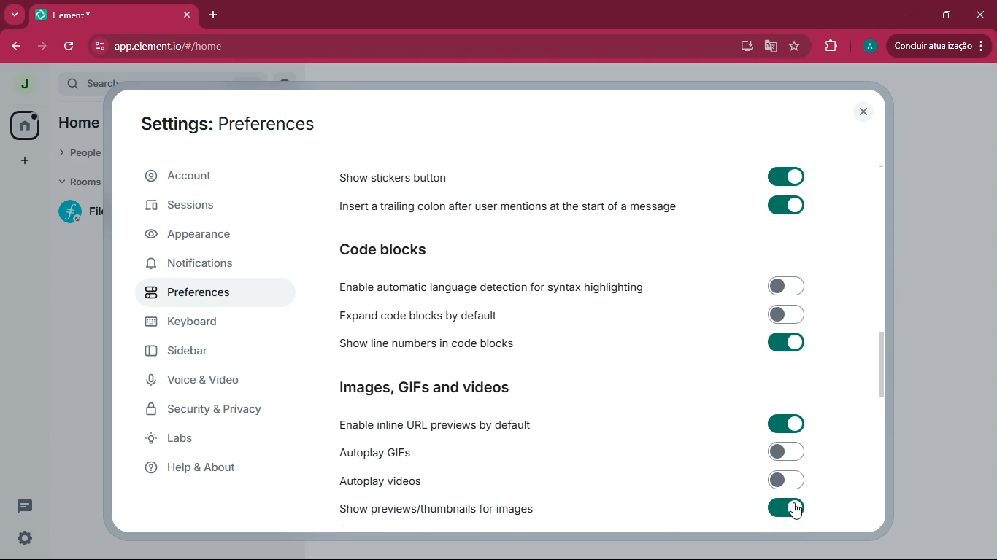 The height and width of the screenshot is (560, 997). What do you see at coordinates (797, 512) in the screenshot?
I see `cursor` at bounding box center [797, 512].